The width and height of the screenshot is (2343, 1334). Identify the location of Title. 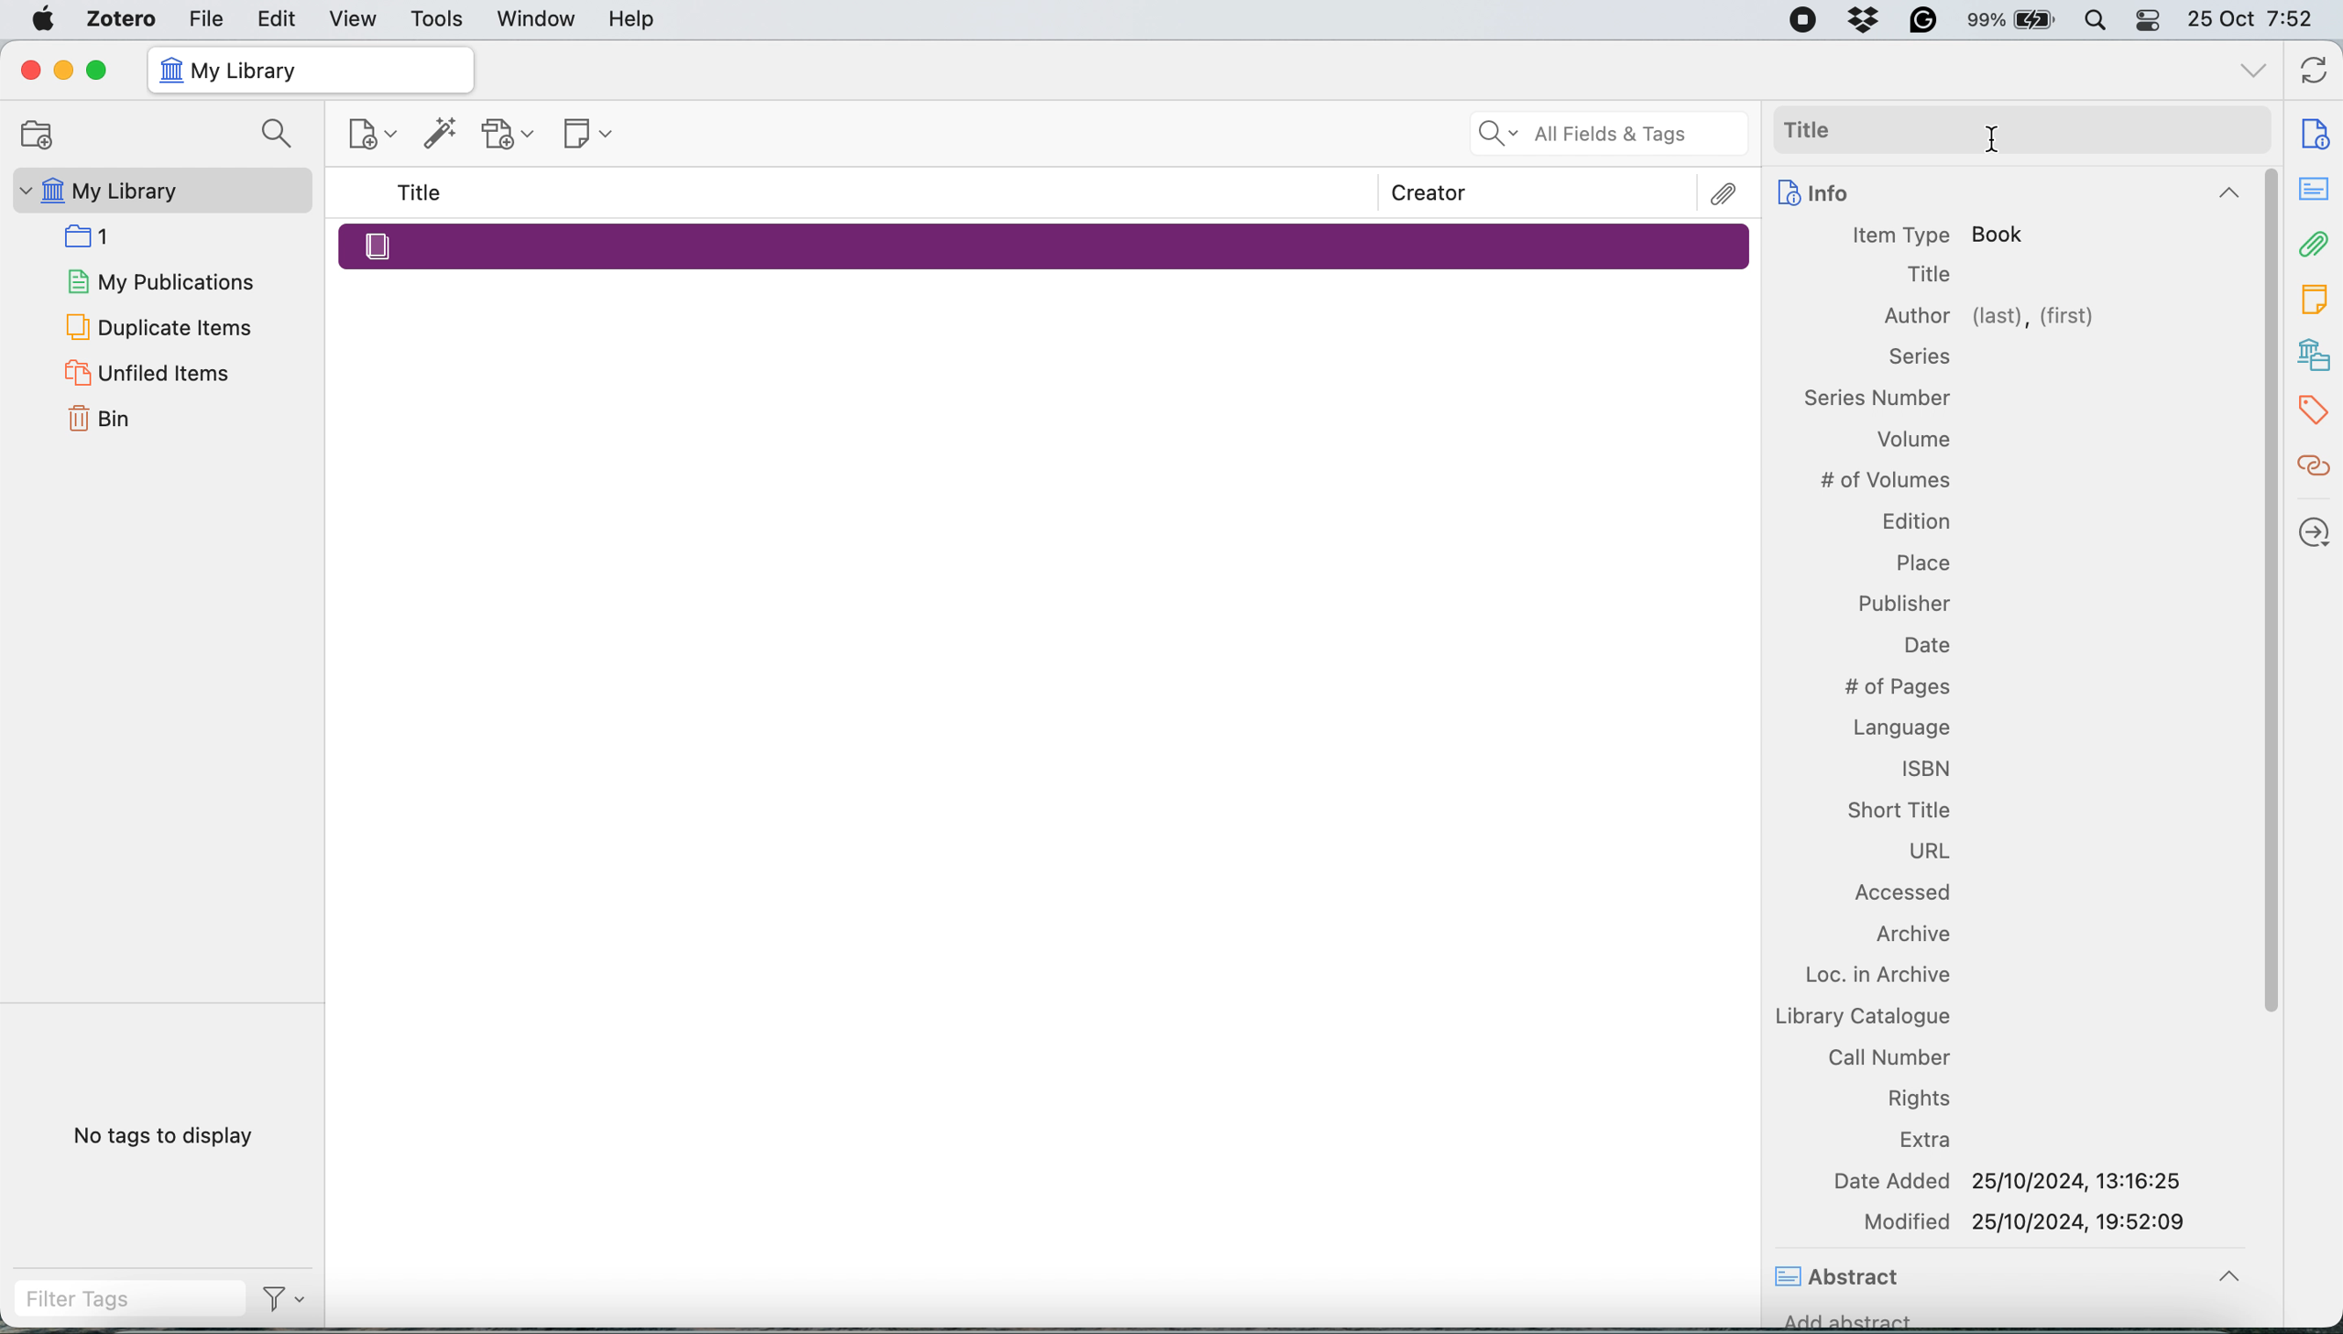
(1929, 276).